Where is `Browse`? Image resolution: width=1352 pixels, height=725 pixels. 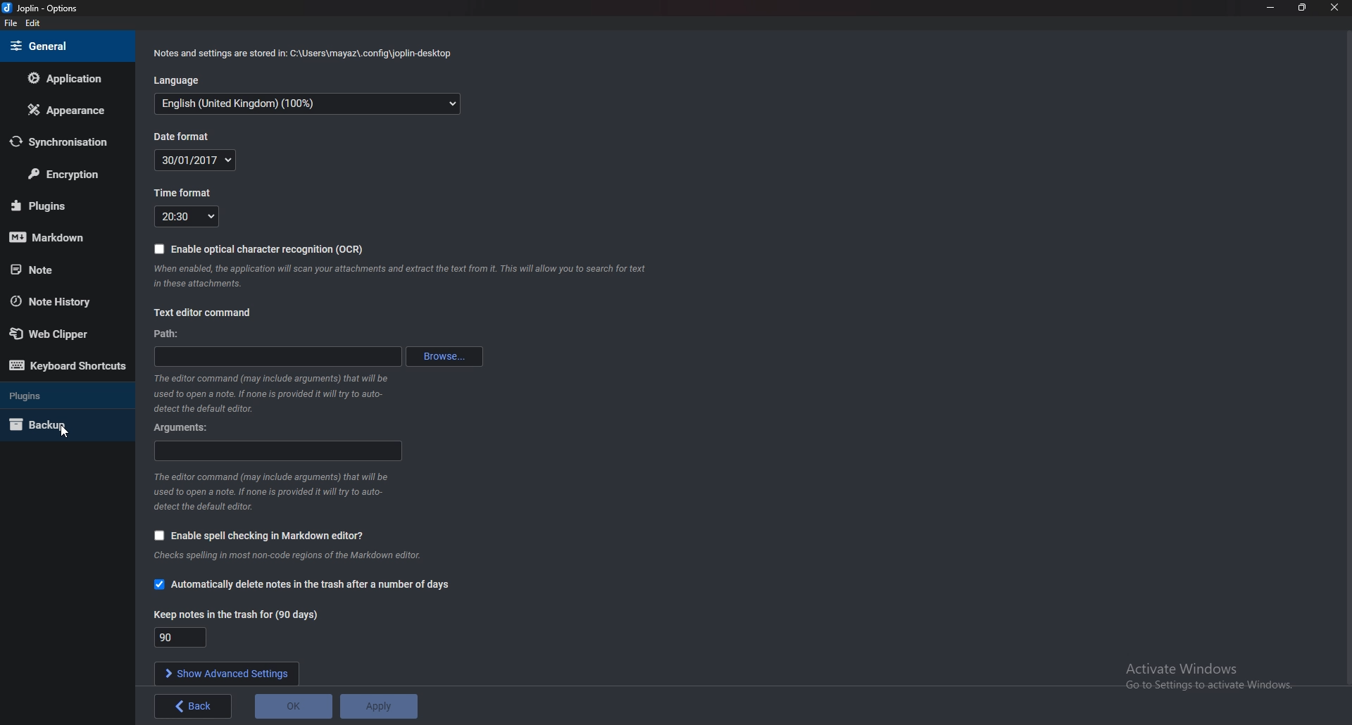 Browse is located at coordinates (446, 357).